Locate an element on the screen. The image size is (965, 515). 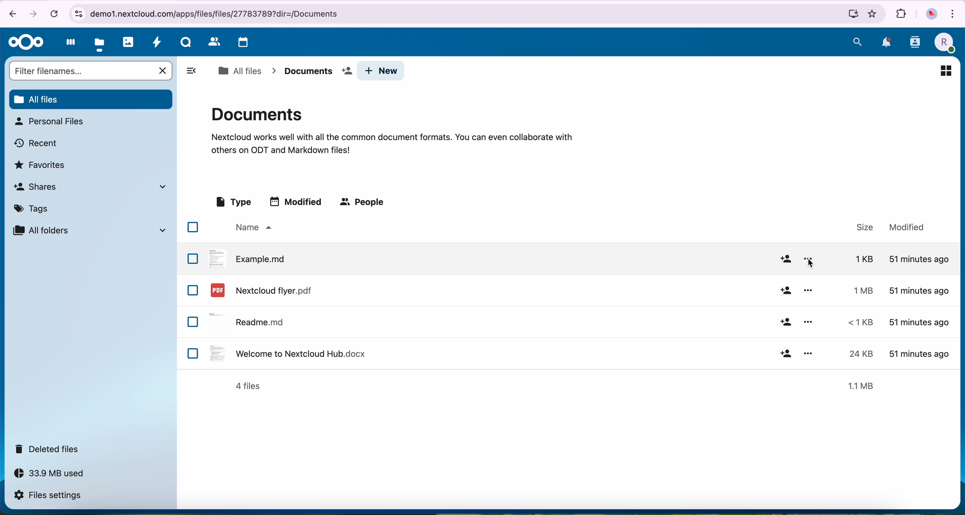
checkbox is located at coordinates (193, 290).